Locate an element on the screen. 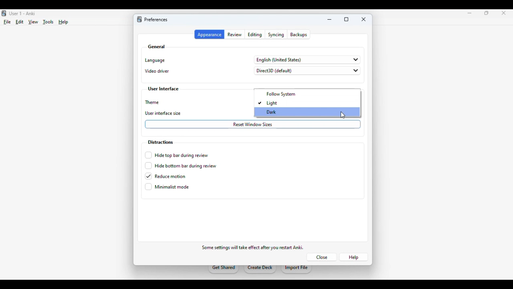  close is located at coordinates (321, 257).